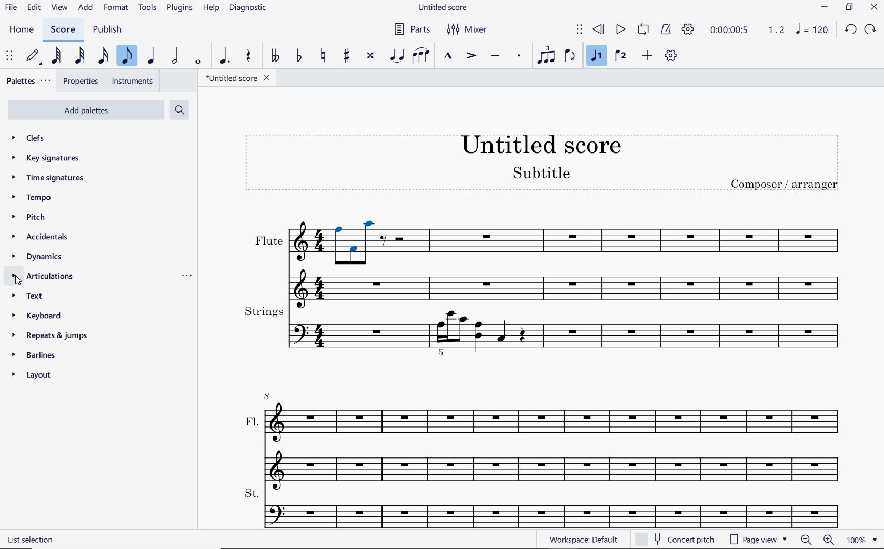 The image size is (884, 549). What do you see at coordinates (672, 56) in the screenshot?
I see `CUSTOMIZE TOOLBAR` at bounding box center [672, 56].